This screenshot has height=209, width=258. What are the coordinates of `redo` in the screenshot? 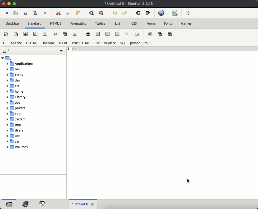 It's located at (125, 13).